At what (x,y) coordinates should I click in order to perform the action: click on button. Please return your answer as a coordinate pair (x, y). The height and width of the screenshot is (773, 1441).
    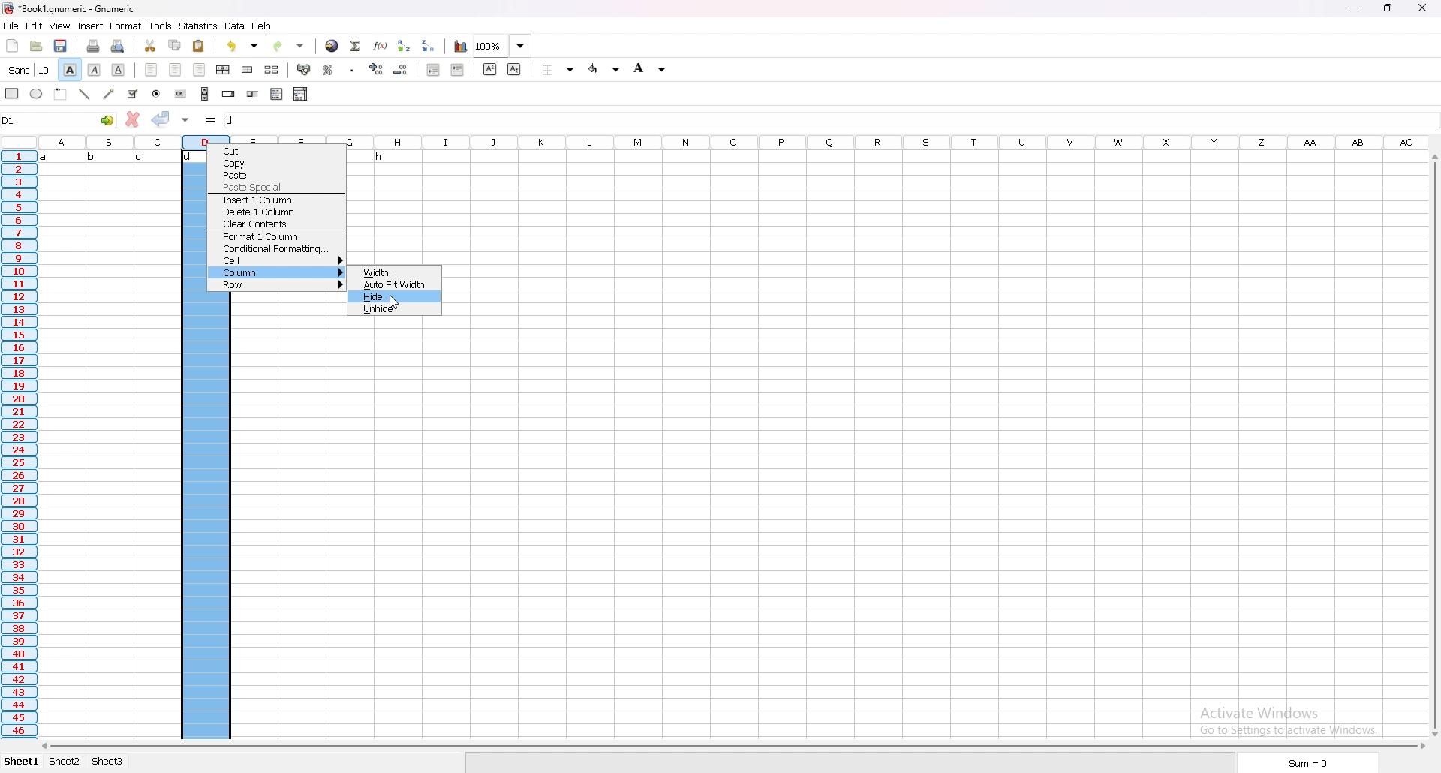
    Looking at the image, I should click on (181, 94).